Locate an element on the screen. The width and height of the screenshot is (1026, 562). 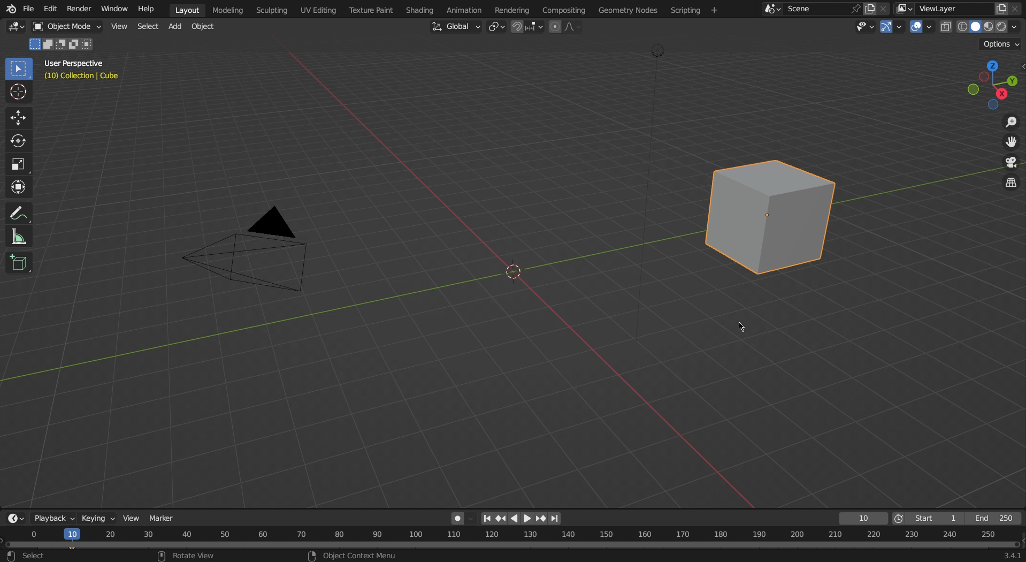
File is located at coordinates (28, 9).